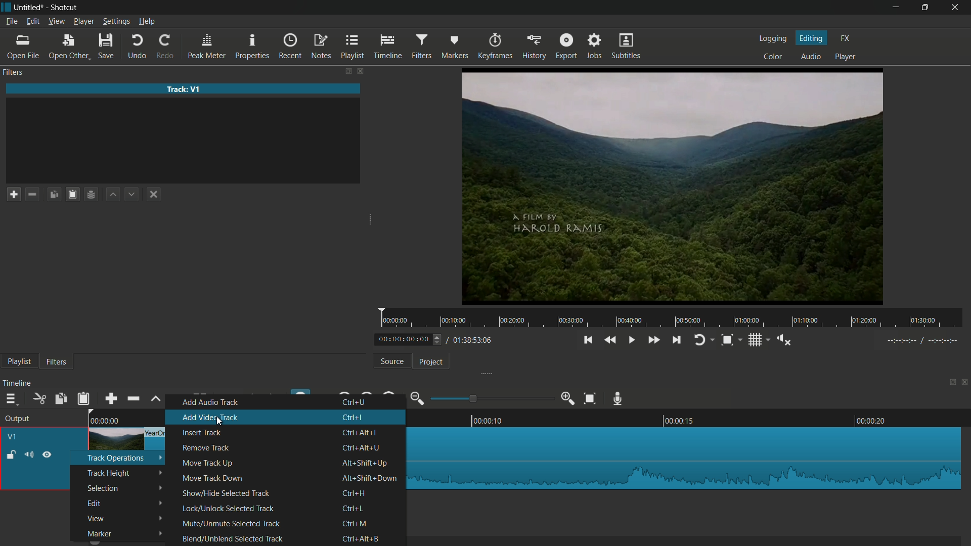 Image resolution: width=971 pixels, height=546 pixels. What do you see at coordinates (231, 538) in the screenshot?
I see `Blend/Unblend Selected Track` at bounding box center [231, 538].